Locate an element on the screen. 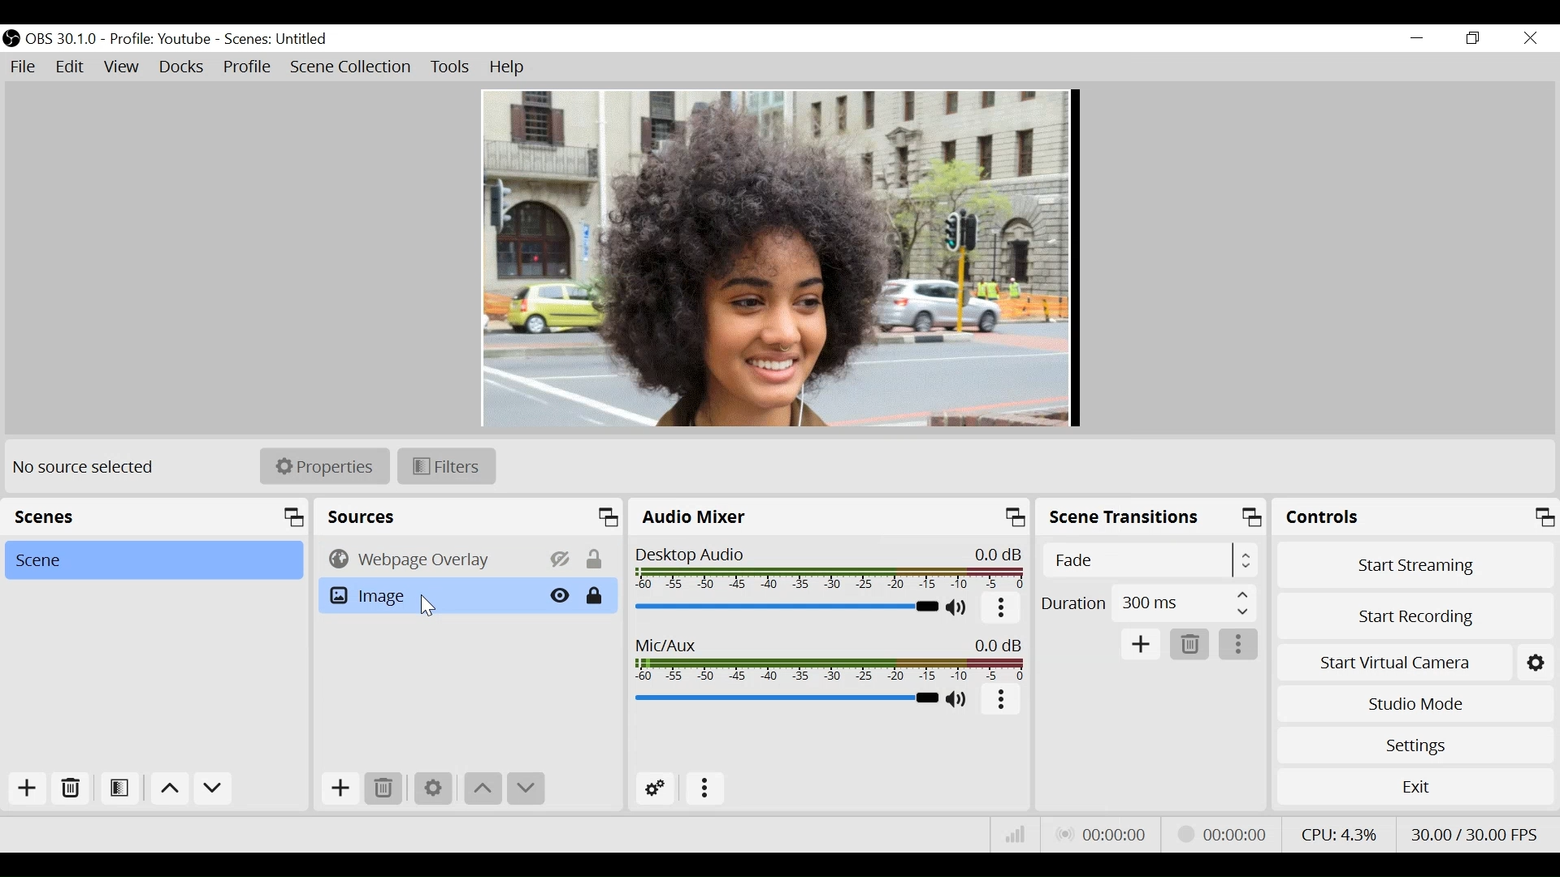 The height and width of the screenshot is (877, 1560). Scene Collection is located at coordinates (353, 67).